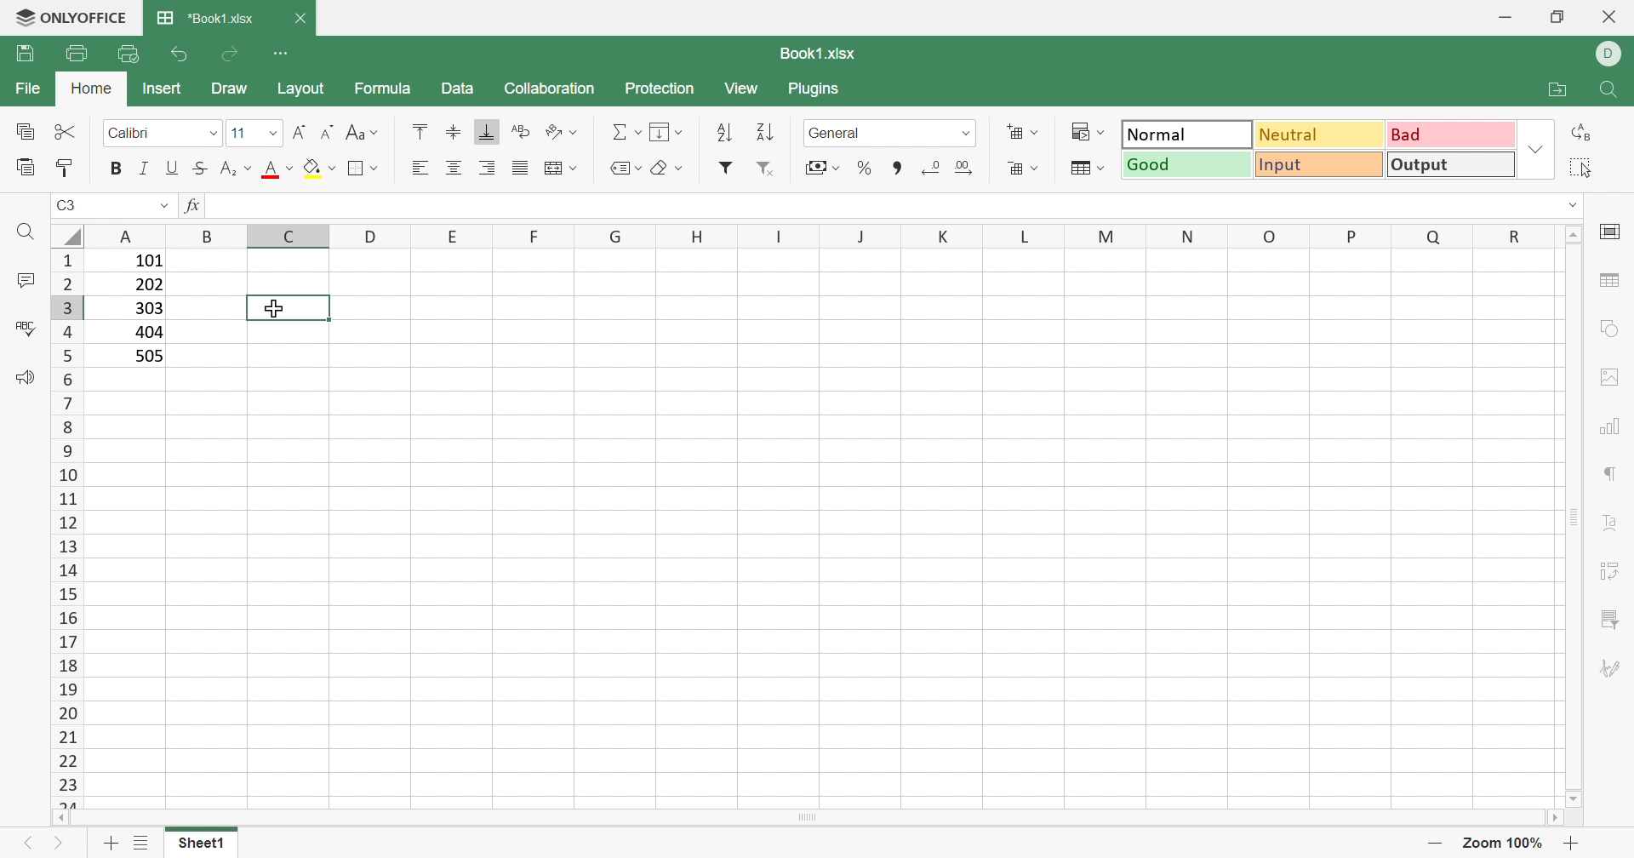  I want to click on Change case, so click(365, 134).